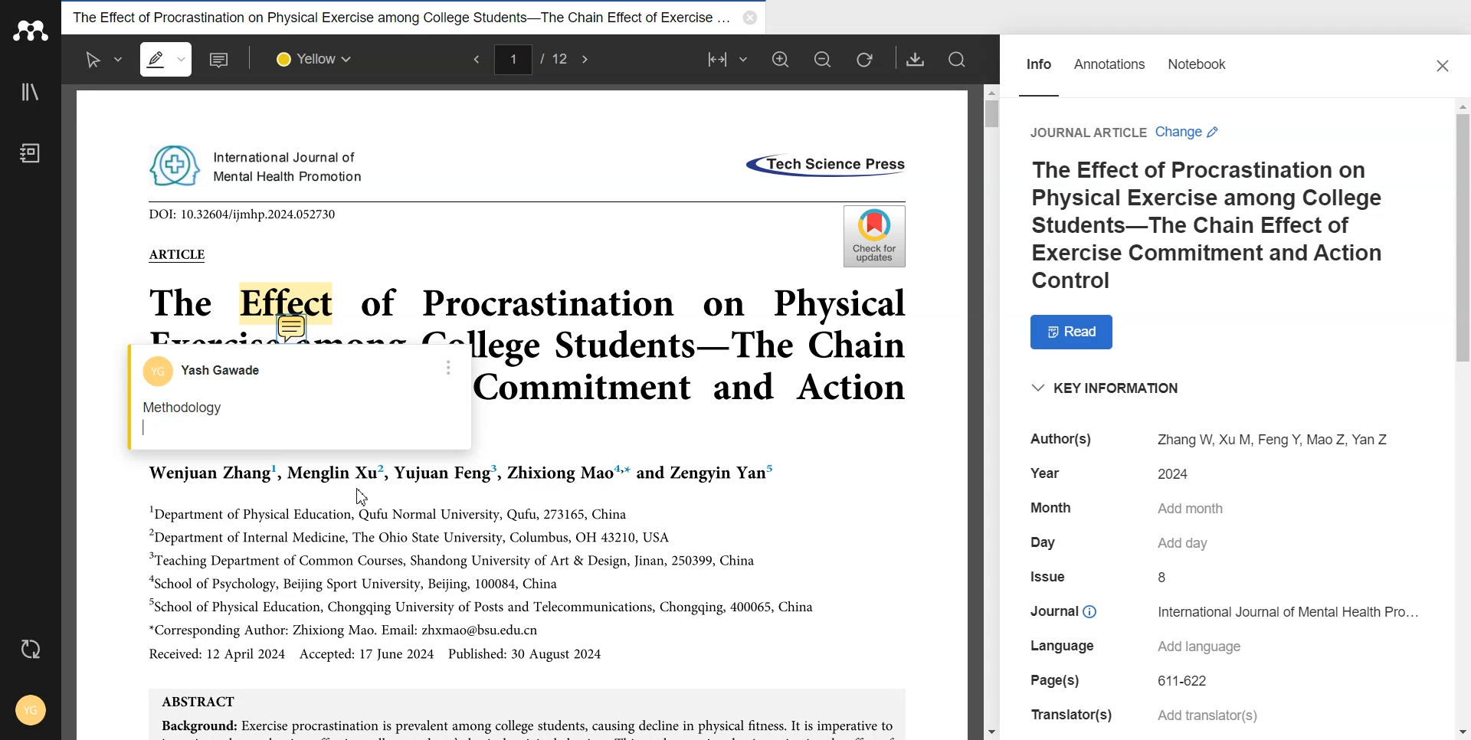 The width and height of the screenshot is (1471, 740). I want to click on ARTICLE, so click(176, 254).